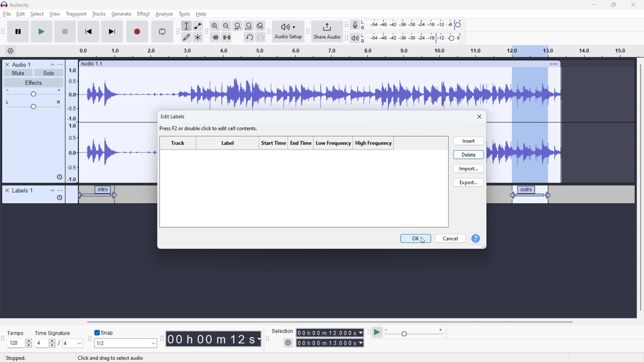 This screenshot has height=362, width=644. Describe the element at coordinates (330, 332) in the screenshot. I see `selection start time` at that location.